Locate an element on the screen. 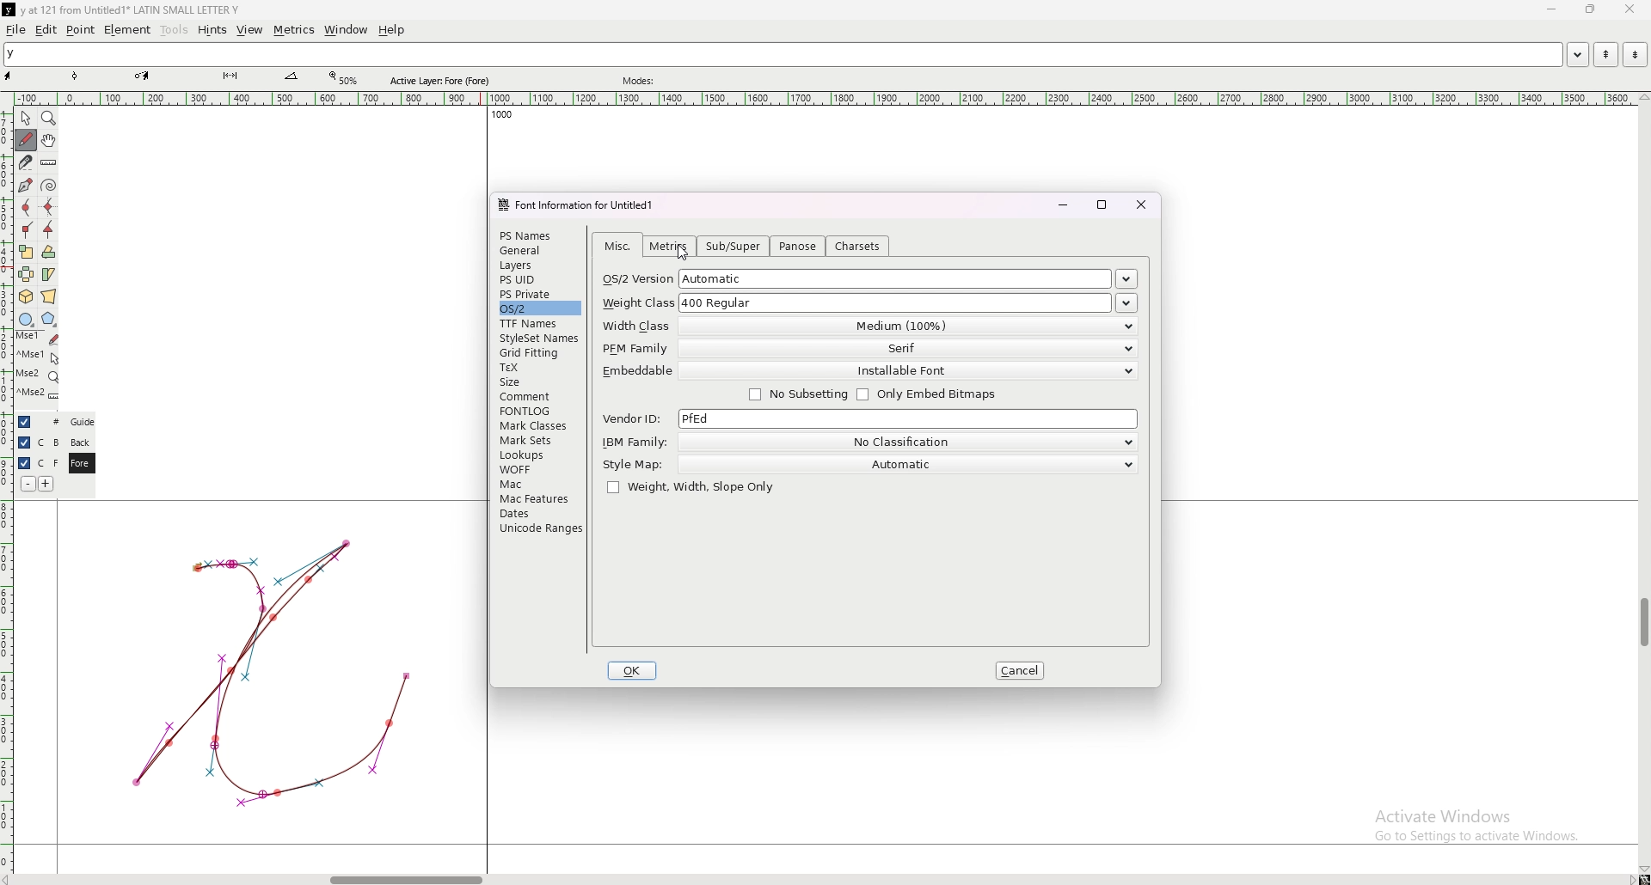  scroll right is located at coordinates (1630, 879).